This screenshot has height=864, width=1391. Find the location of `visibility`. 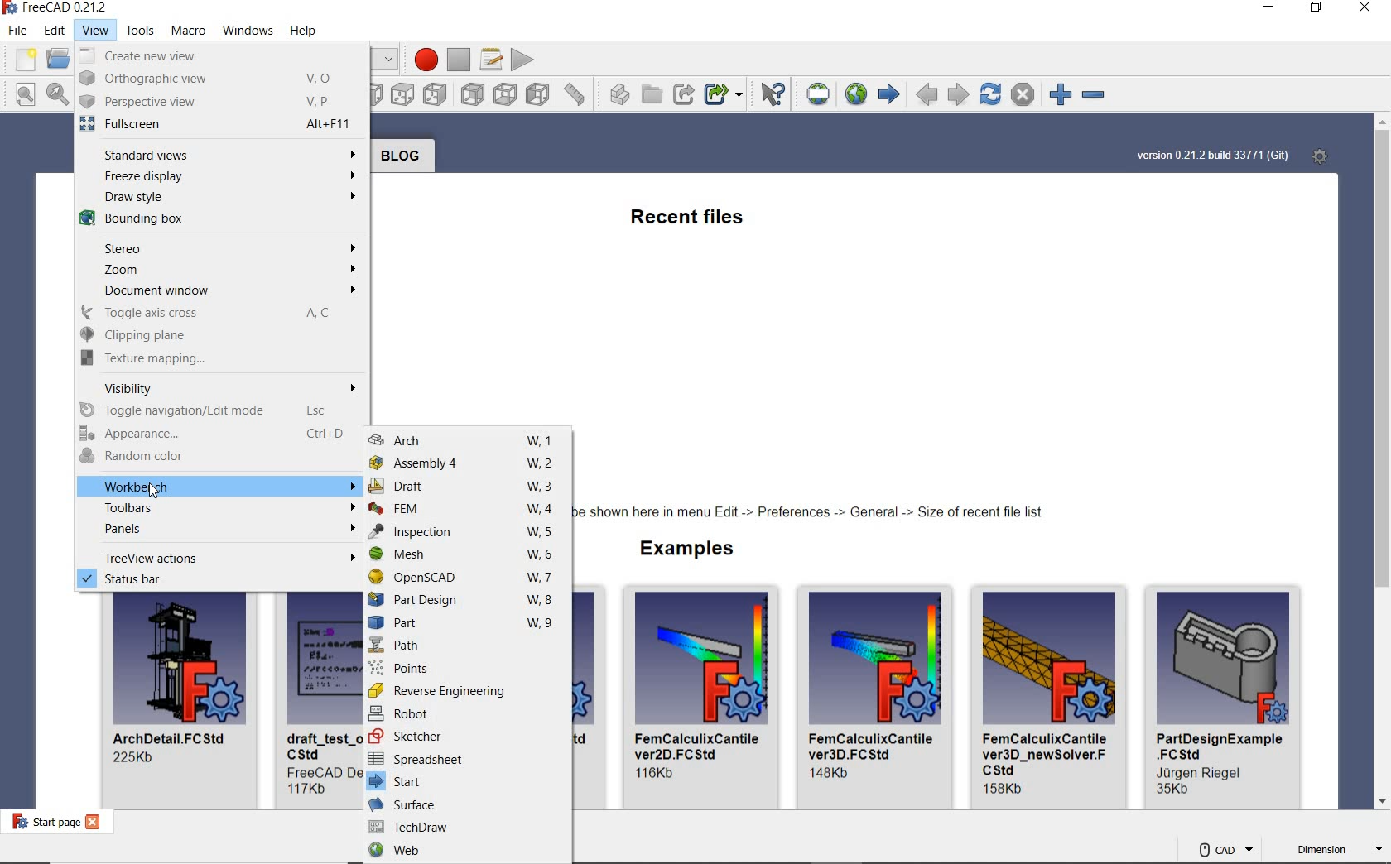

visibility is located at coordinates (221, 386).